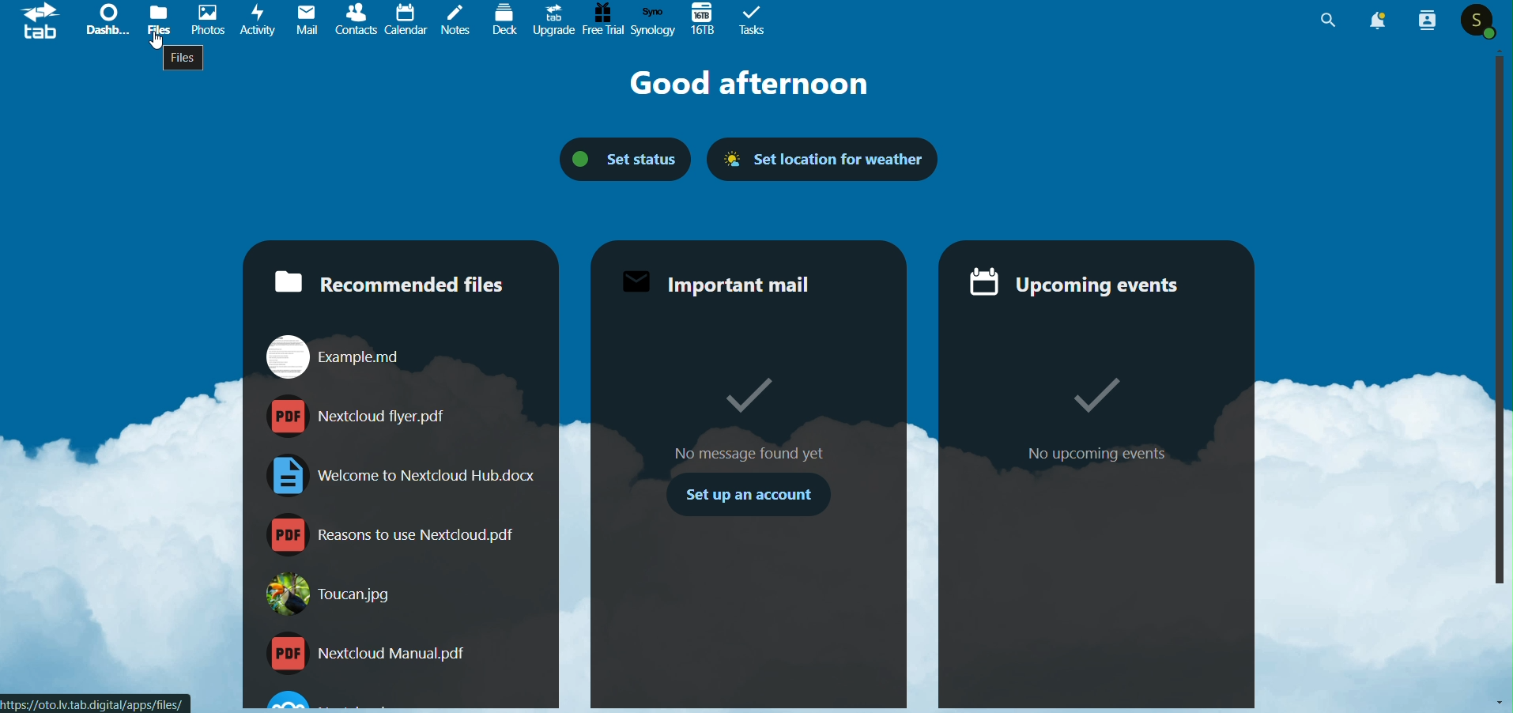 The height and width of the screenshot is (713, 1513). Describe the element at coordinates (409, 19) in the screenshot. I see `Calendar` at that location.